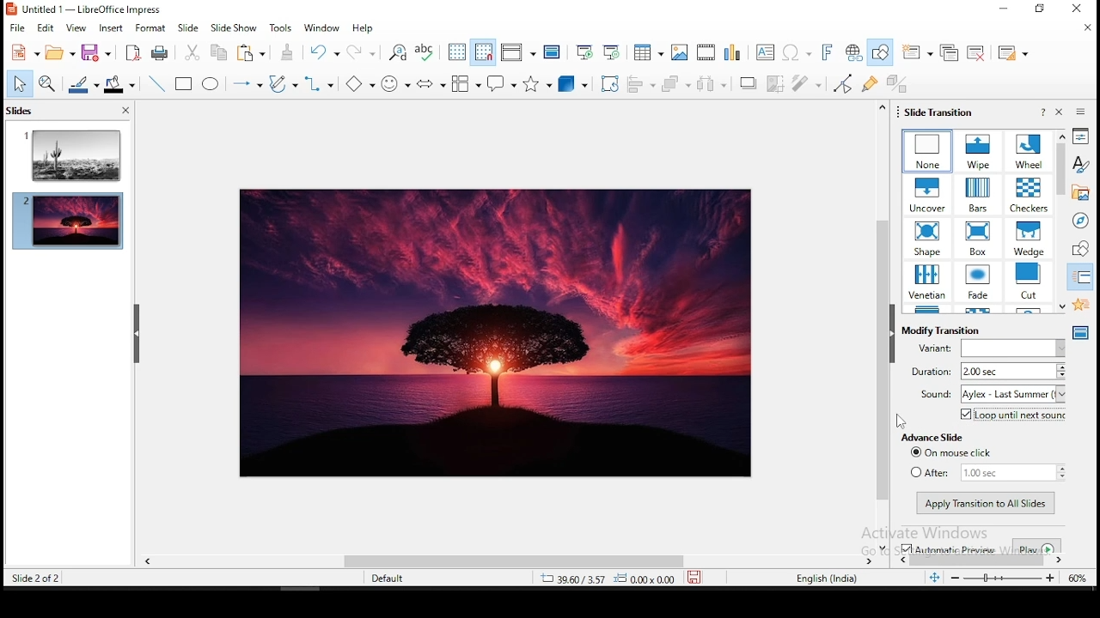 This screenshot has height=618, width=1100. I want to click on paste, so click(252, 54).